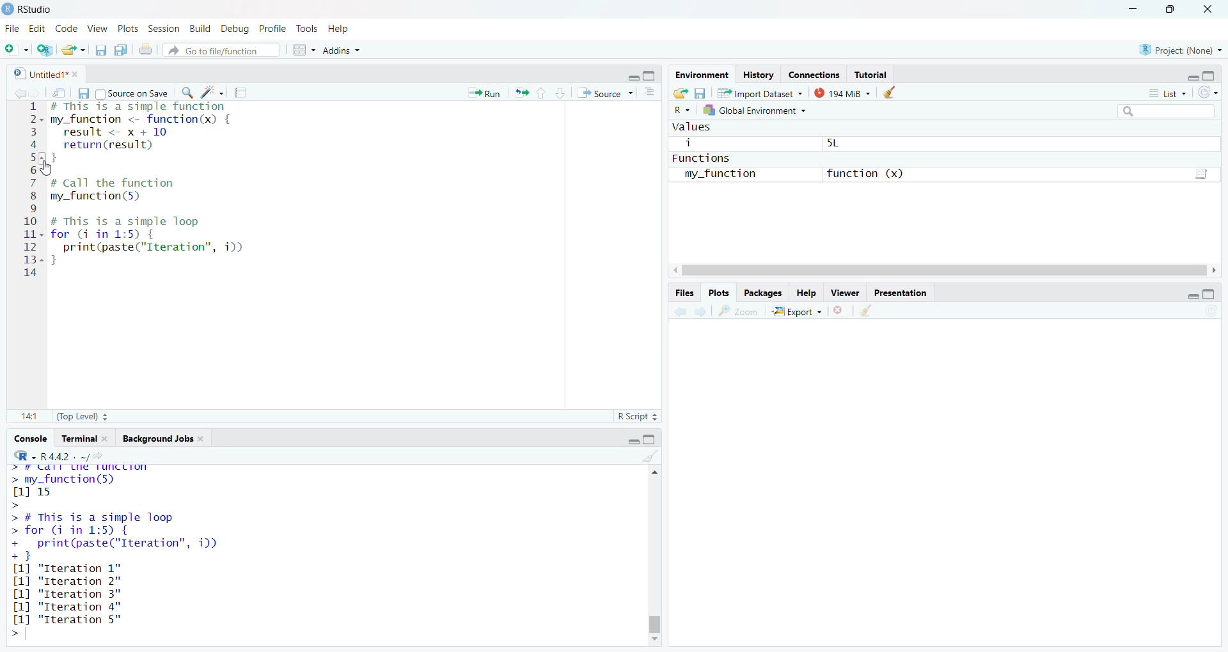 Image resolution: width=1228 pixels, height=652 pixels. Describe the element at coordinates (38, 92) in the screenshot. I see `go forward to next source location` at that location.